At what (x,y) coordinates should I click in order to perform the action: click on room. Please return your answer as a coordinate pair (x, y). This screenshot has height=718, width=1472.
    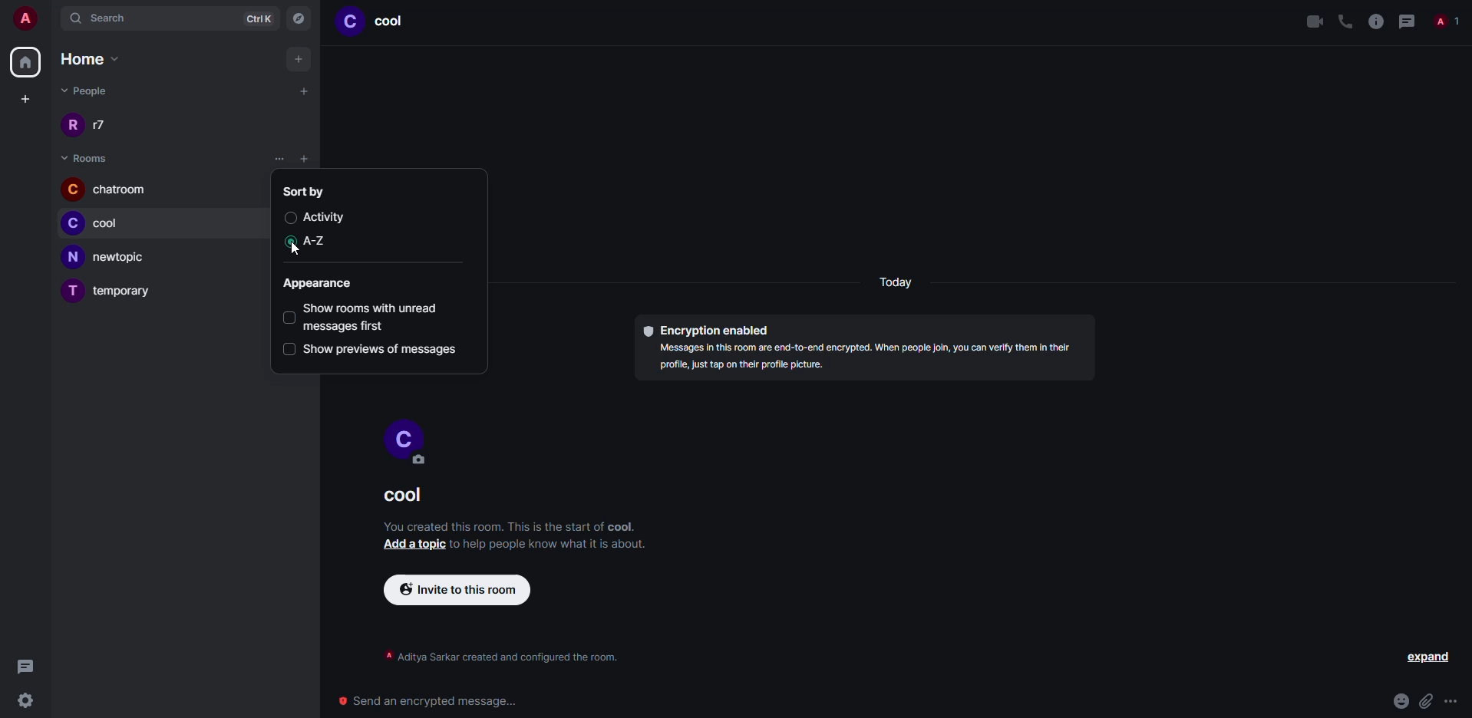
    Looking at the image, I should click on (394, 22).